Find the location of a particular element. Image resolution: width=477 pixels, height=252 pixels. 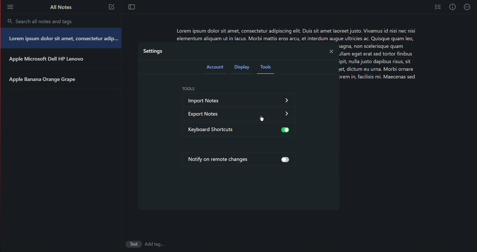

Keyboard Shortcuts is located at coordinates (218, 129).